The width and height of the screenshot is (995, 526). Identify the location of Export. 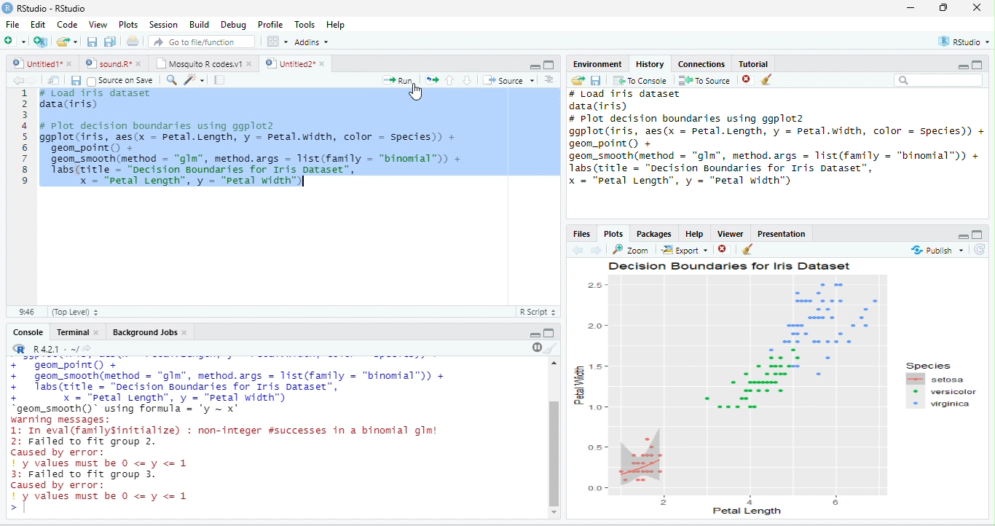
(685, 251).